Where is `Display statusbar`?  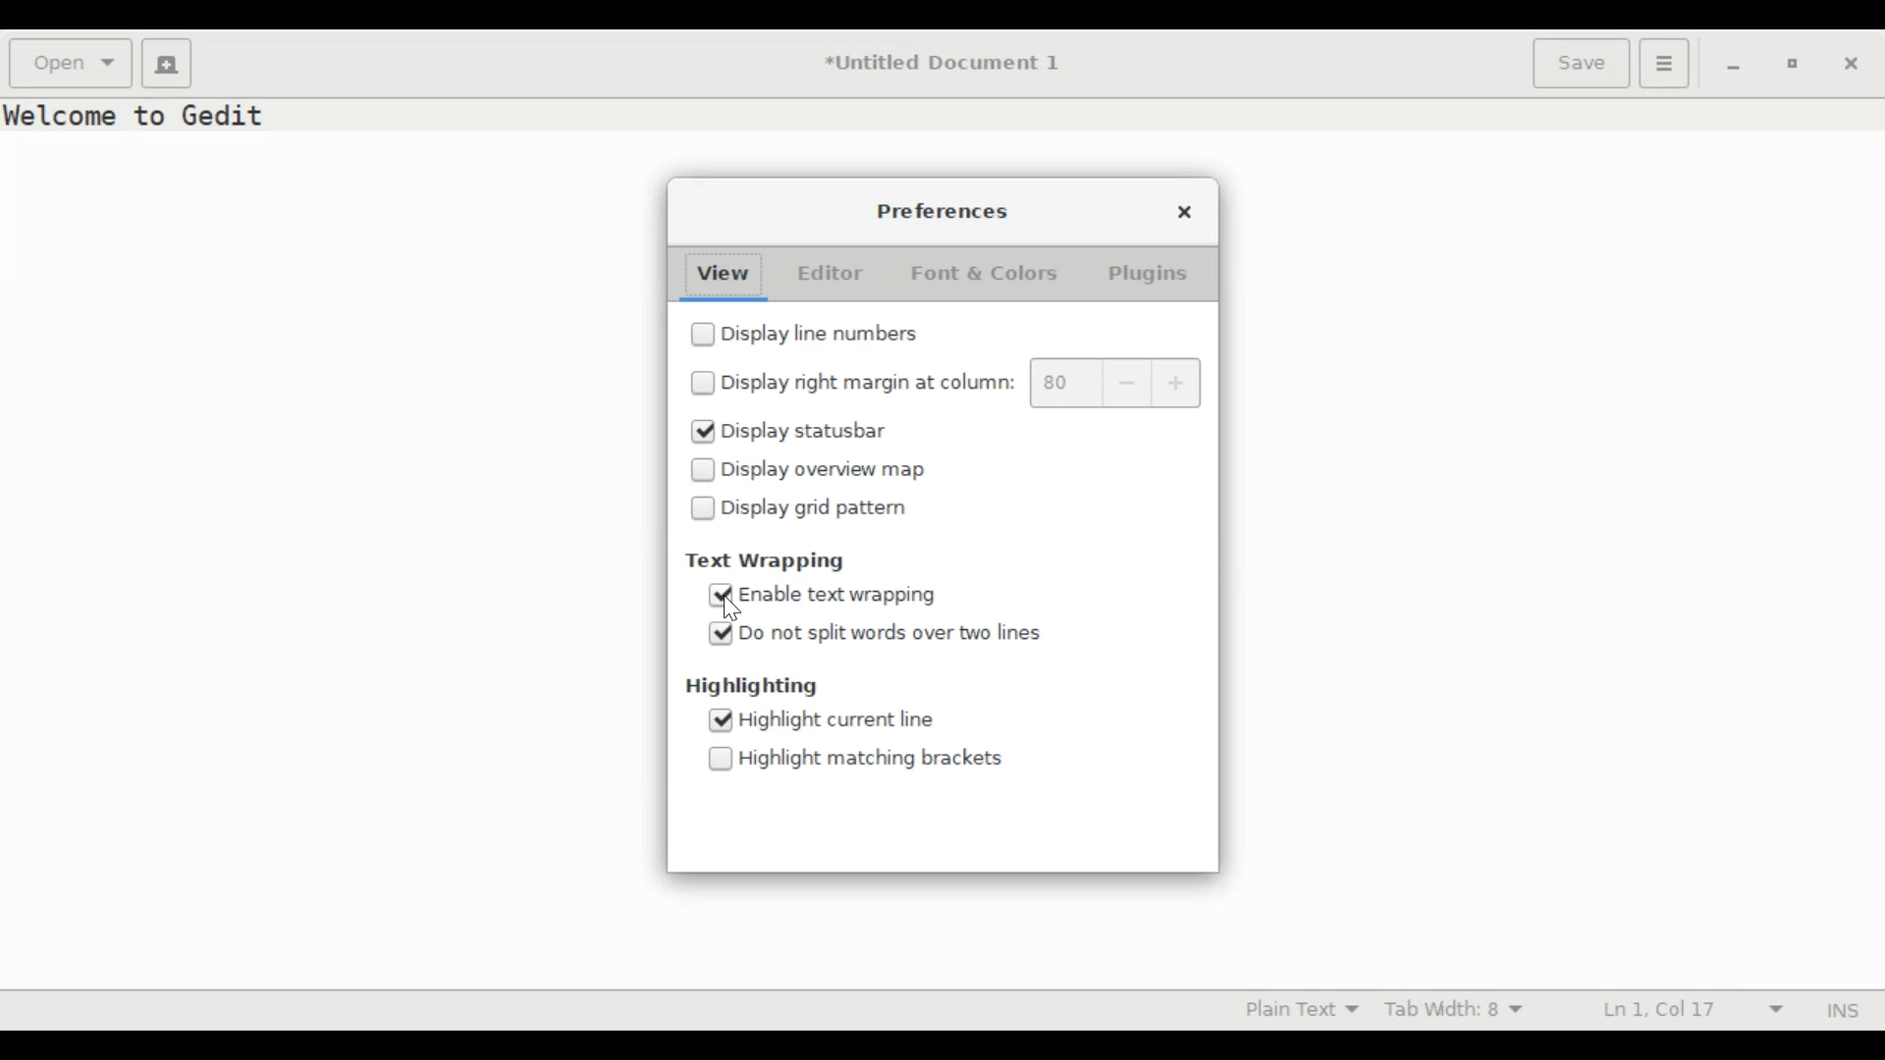 Display statusbar is located at coordinates (806, 429).